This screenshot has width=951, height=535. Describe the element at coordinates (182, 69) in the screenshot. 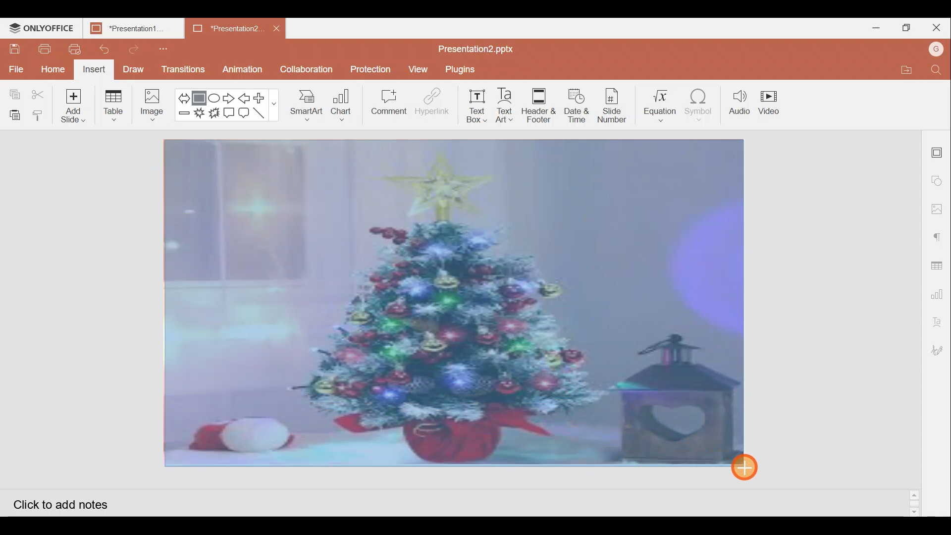

I see `Transitions` at that location.